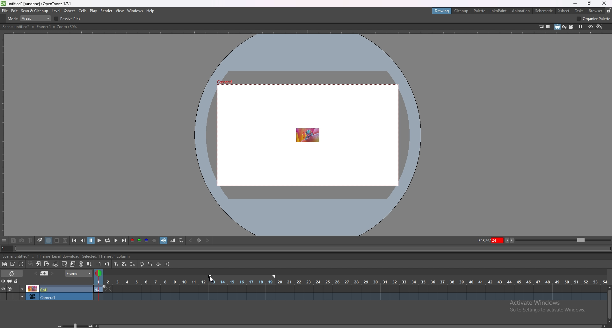 The image size is (612, 328). Describe the element at coordinates (147, 240) in the screenshot. I see `blue channel` at that location.